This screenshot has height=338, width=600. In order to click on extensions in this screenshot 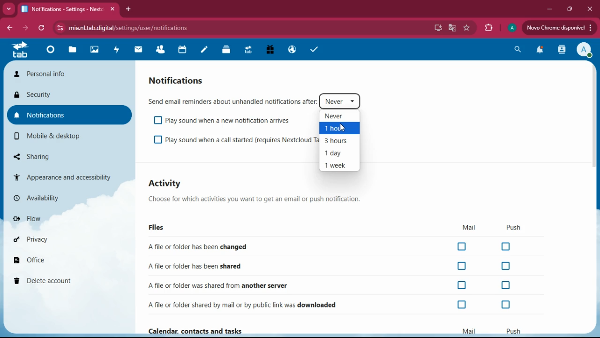, I will do `click(488, 28)`.